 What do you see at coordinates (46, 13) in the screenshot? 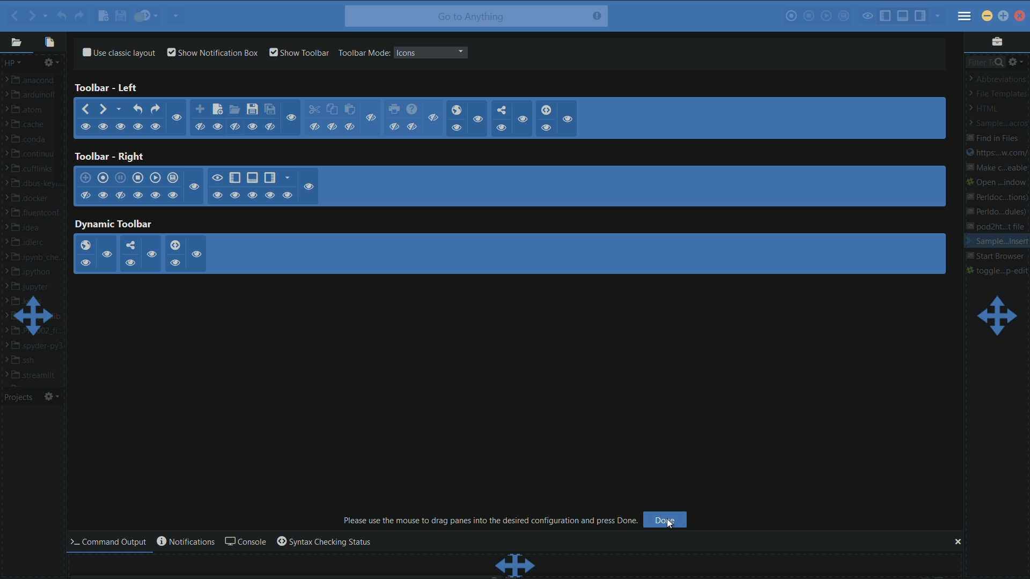
I see `recent location` at bounding box center [46, 13].